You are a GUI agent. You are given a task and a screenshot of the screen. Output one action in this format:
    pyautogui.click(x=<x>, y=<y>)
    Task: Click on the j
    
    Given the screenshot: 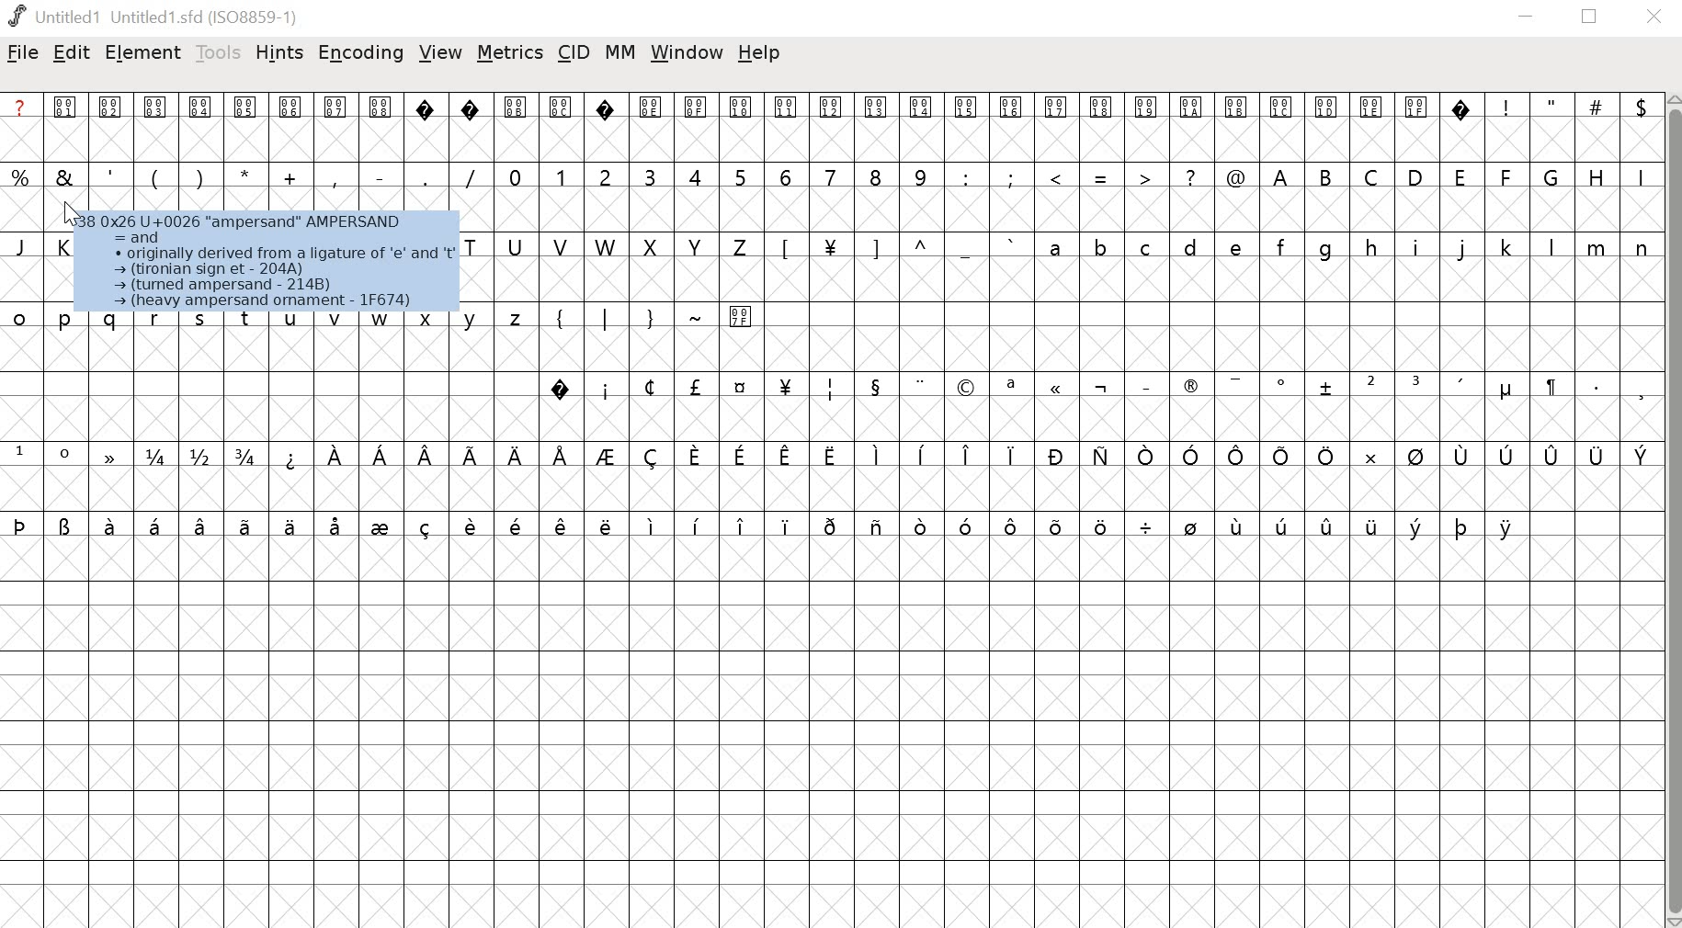 What is the action you would take?
    pyautogui.click(x=1463, y=249)
    